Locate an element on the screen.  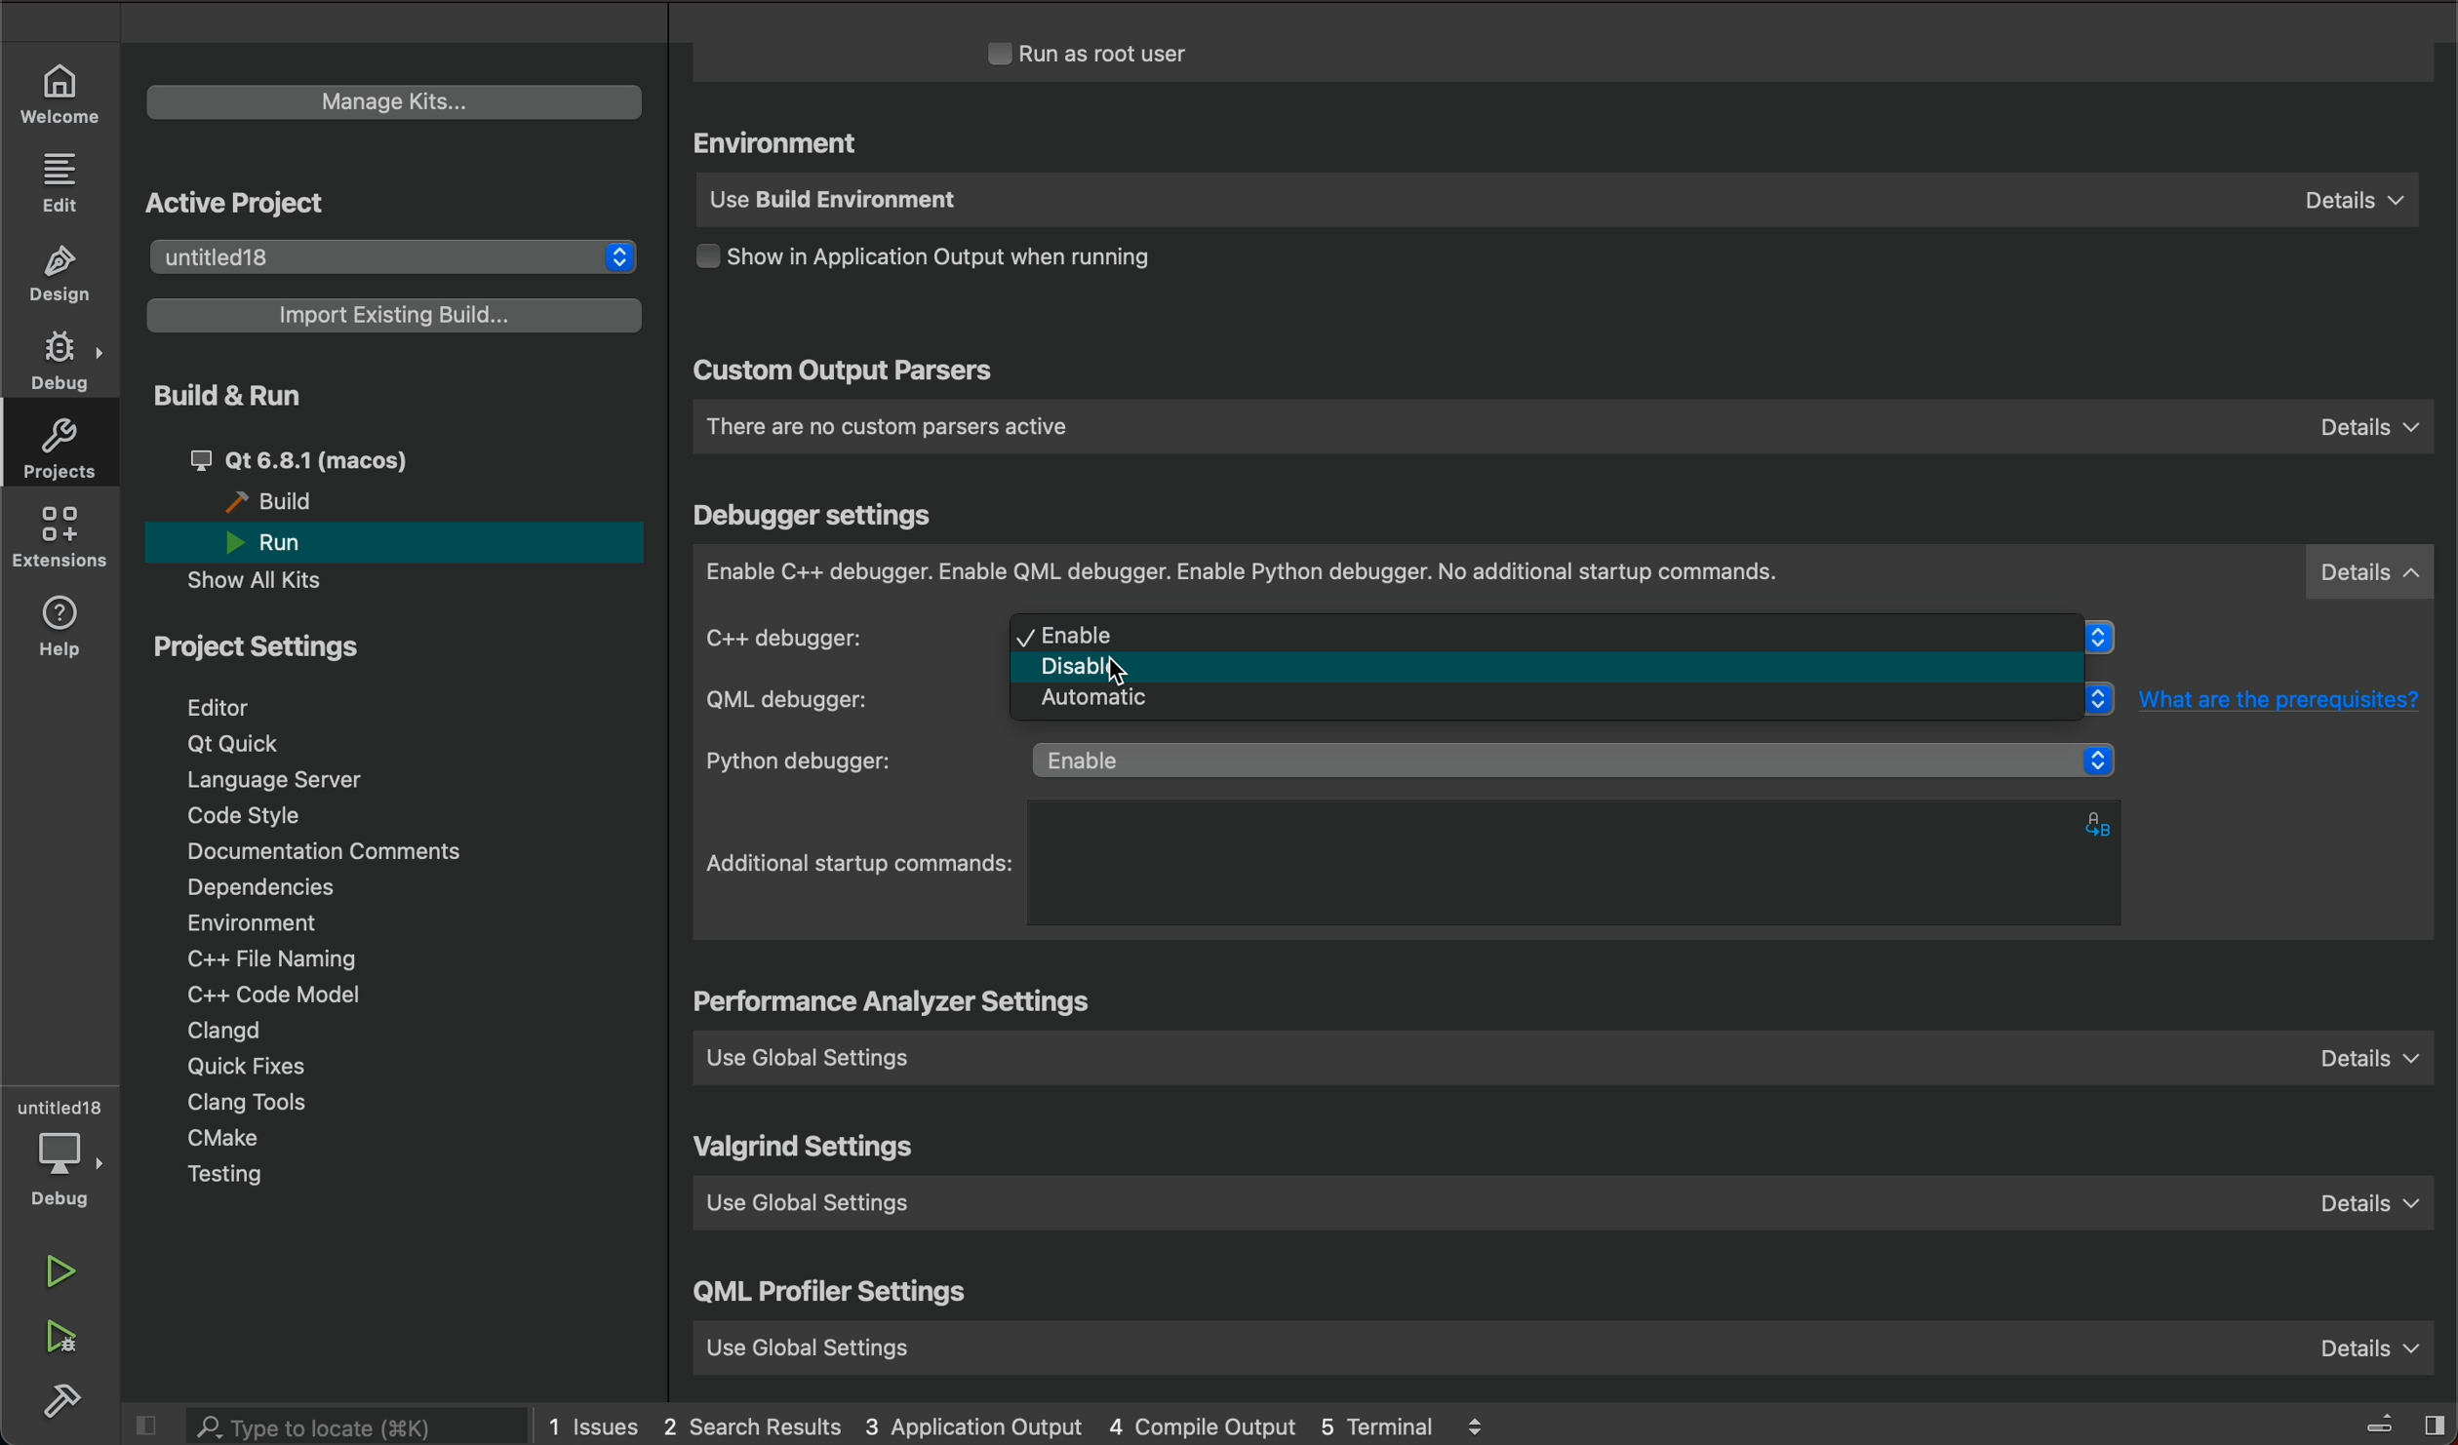
environment is located at coordinates (251, 922).